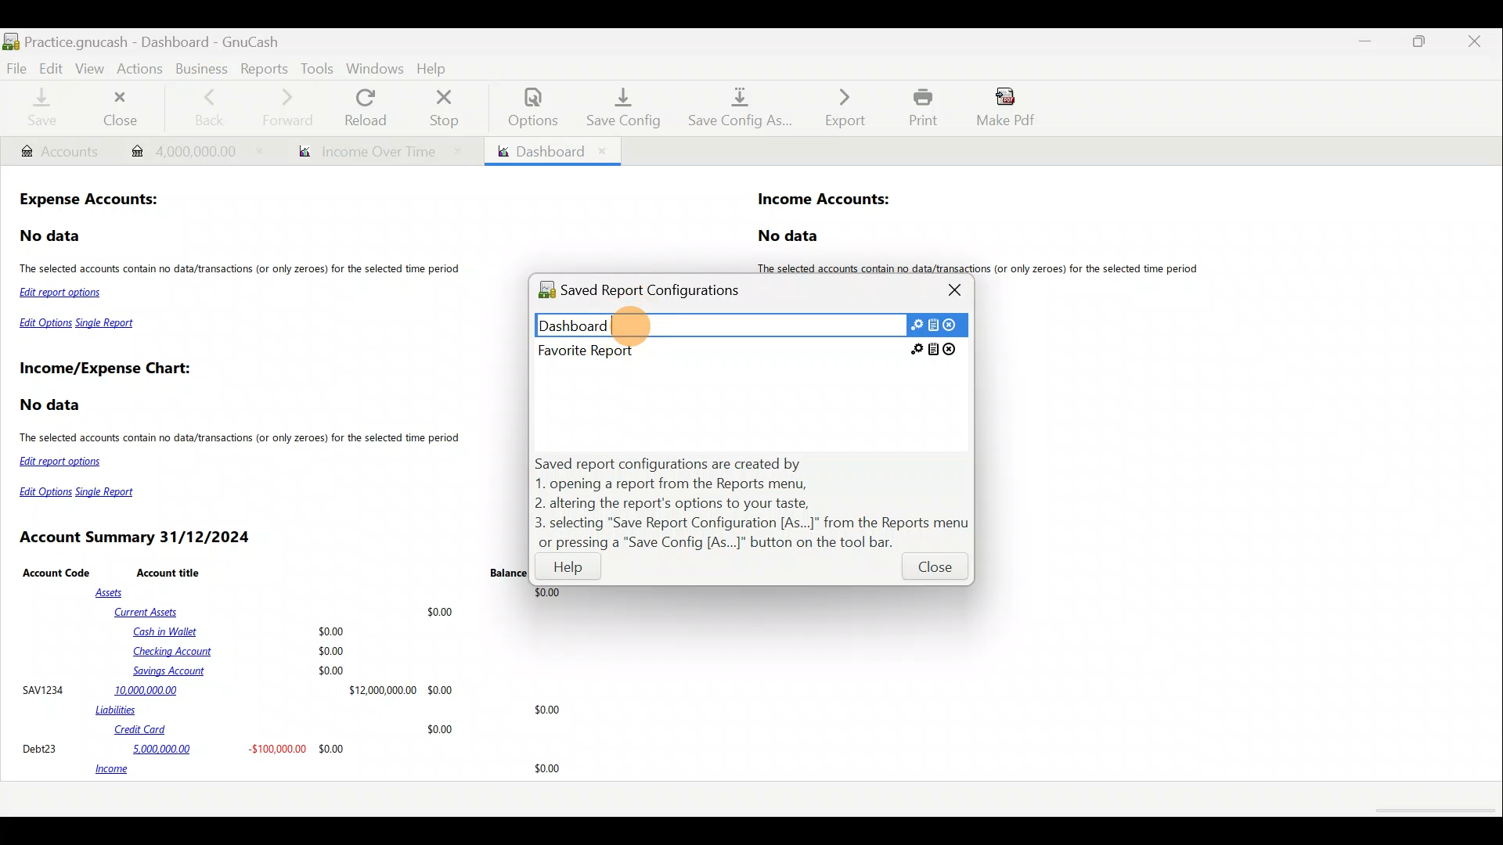  What do you see at coordinates (243, 270) in the screenshot?
I see `The selected accounts contain no data/transactions (or only zeroes) for the selected time period` at bounding box center [243, 270].